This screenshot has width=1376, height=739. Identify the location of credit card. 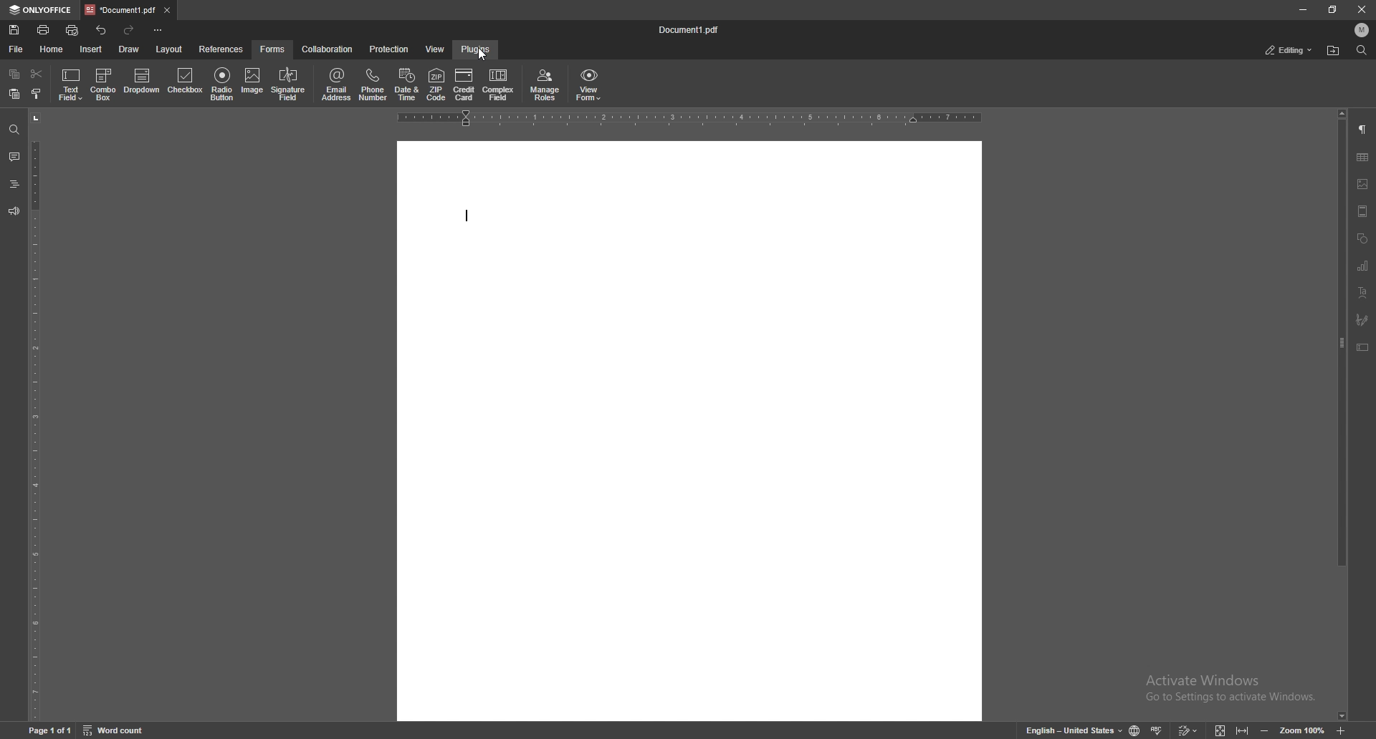
(464, 84).